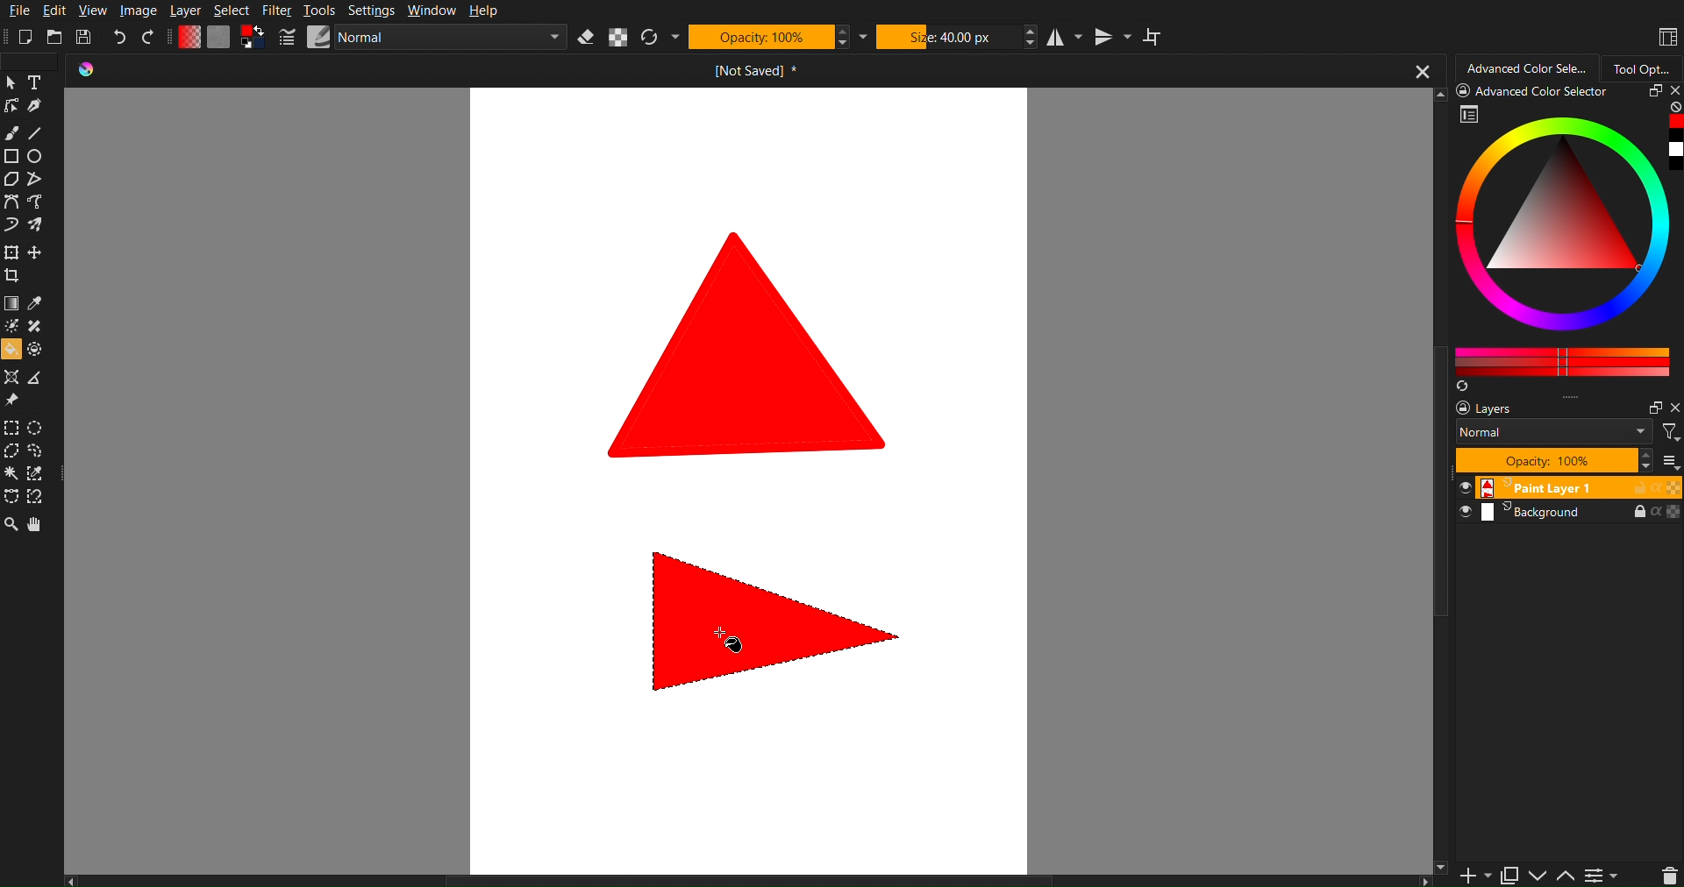  Describe the element at coordinates (760, 38) in the screenshot. I see `Opacity` at that location.